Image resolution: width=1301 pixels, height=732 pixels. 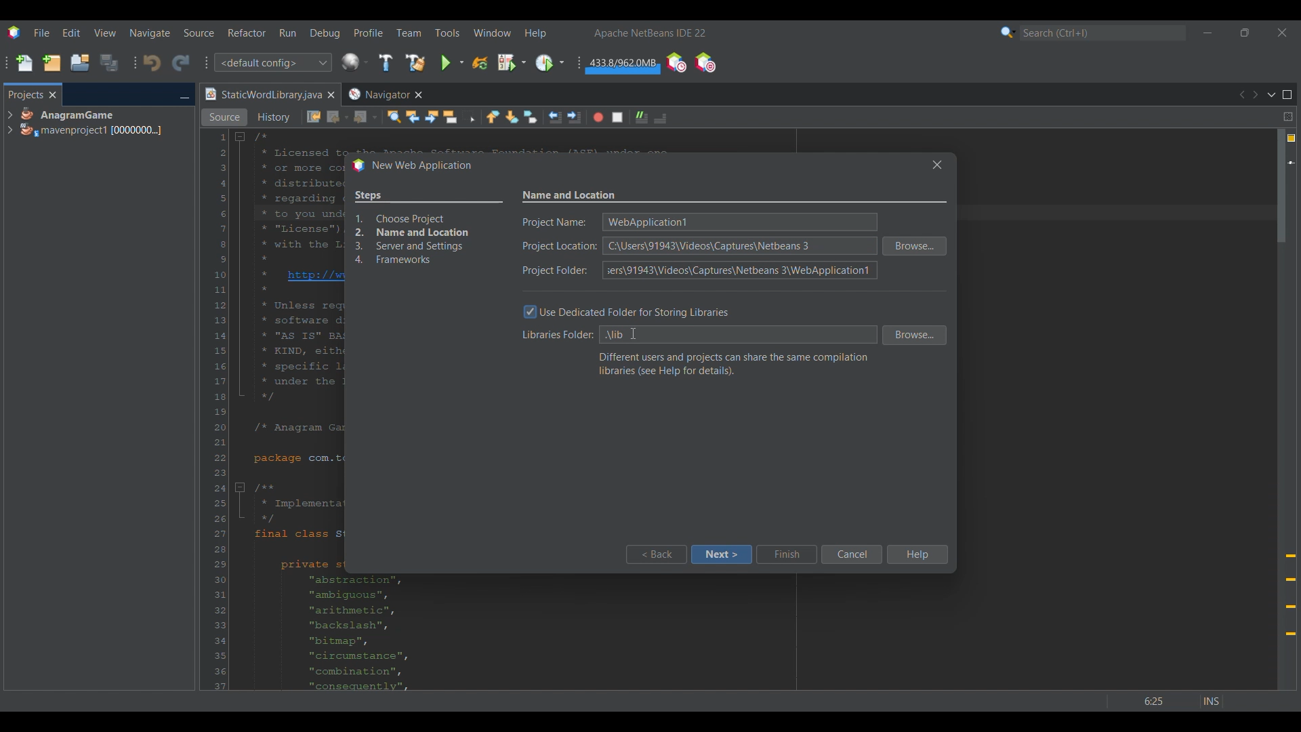 I want to click on Pause I/O checks, so click(x=705, y=62).